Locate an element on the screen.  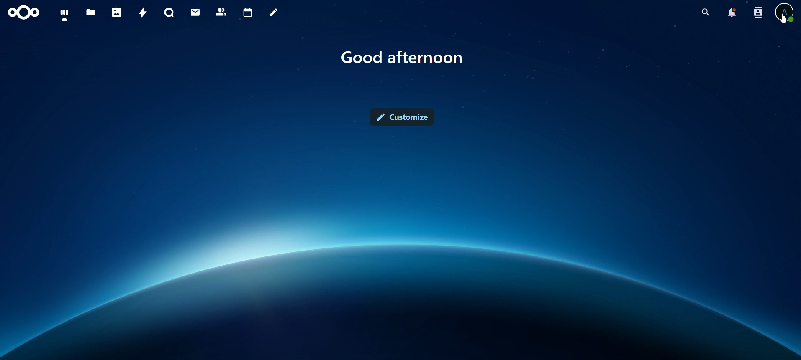
contacts is located at coordinates (221, 12).